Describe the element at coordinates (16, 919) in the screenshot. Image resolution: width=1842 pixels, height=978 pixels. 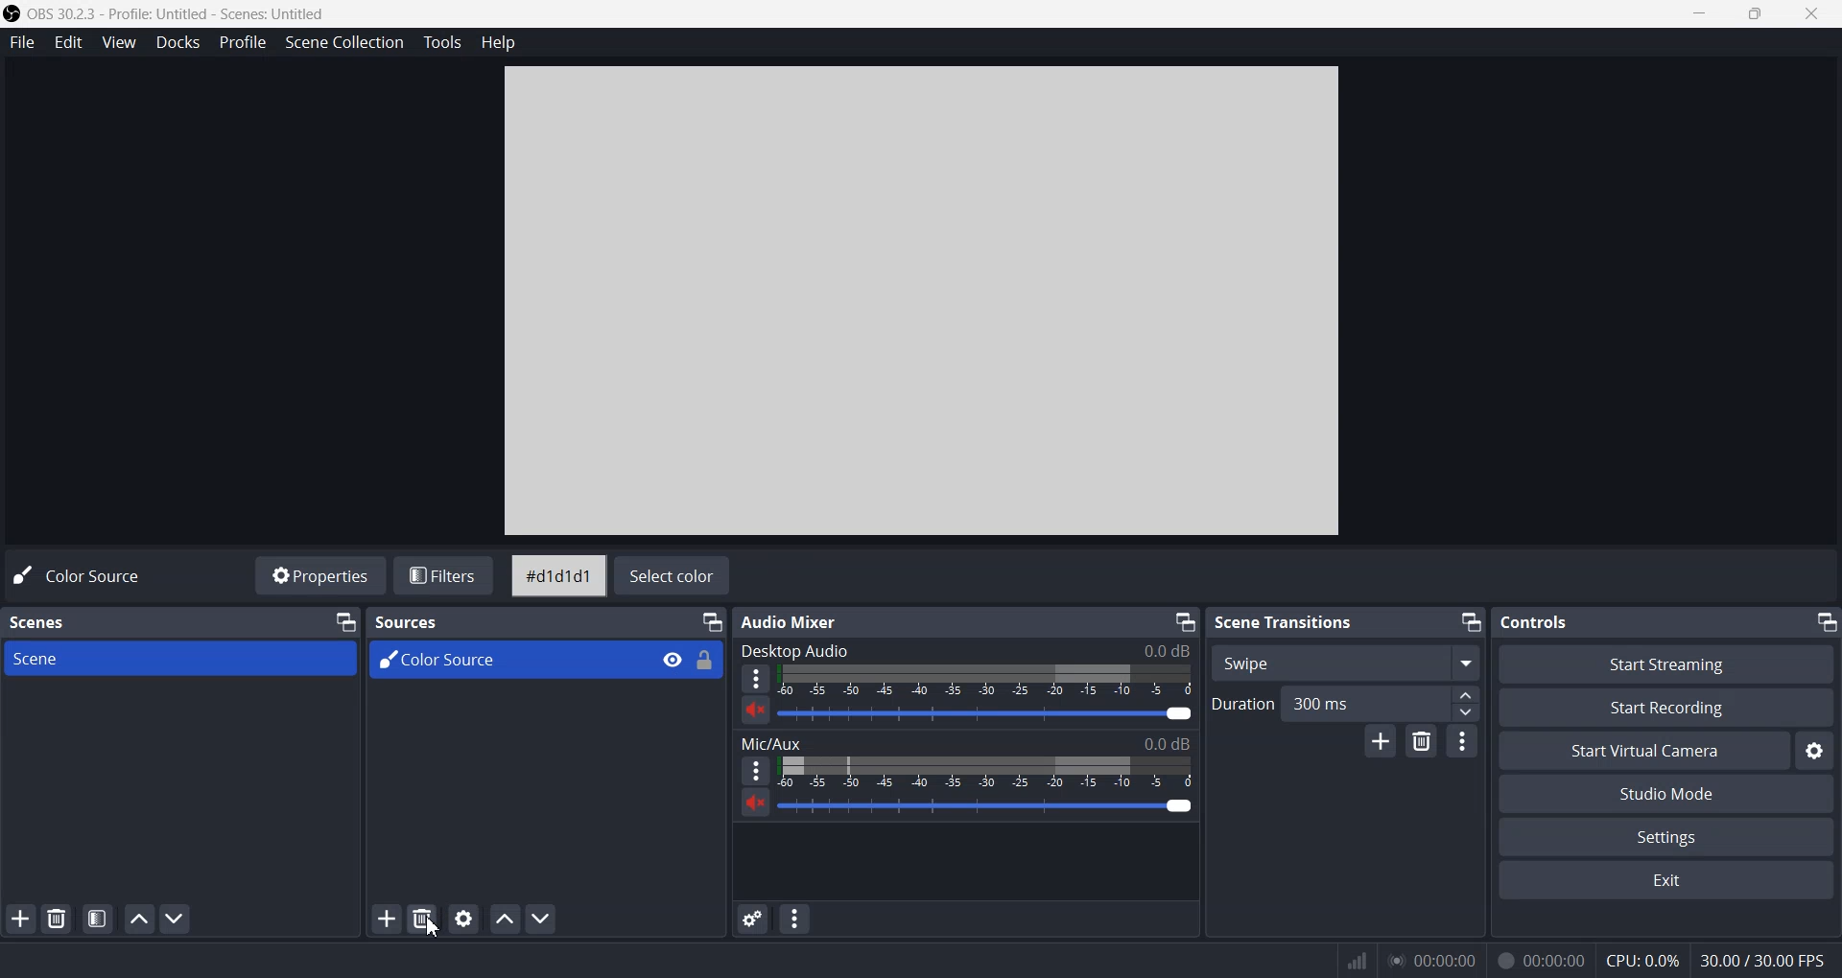
I see `Add Scene` at that location.